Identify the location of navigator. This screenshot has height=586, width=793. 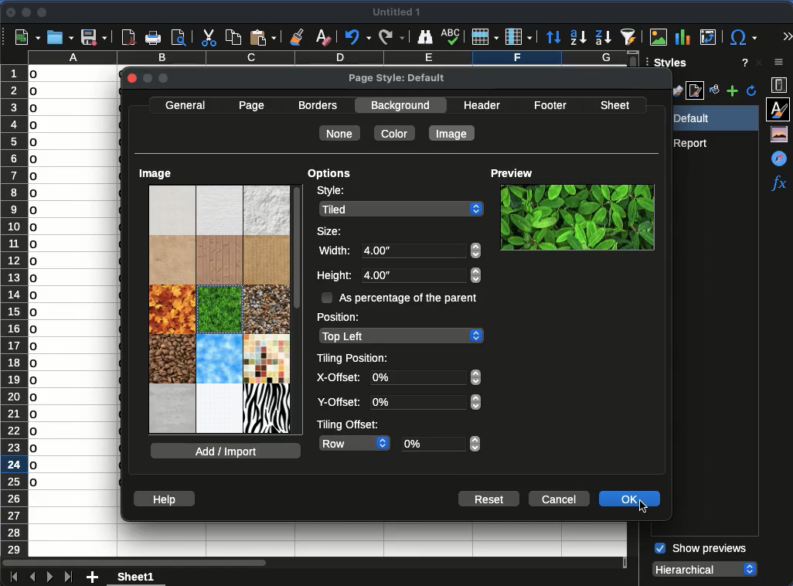
(778, 158).